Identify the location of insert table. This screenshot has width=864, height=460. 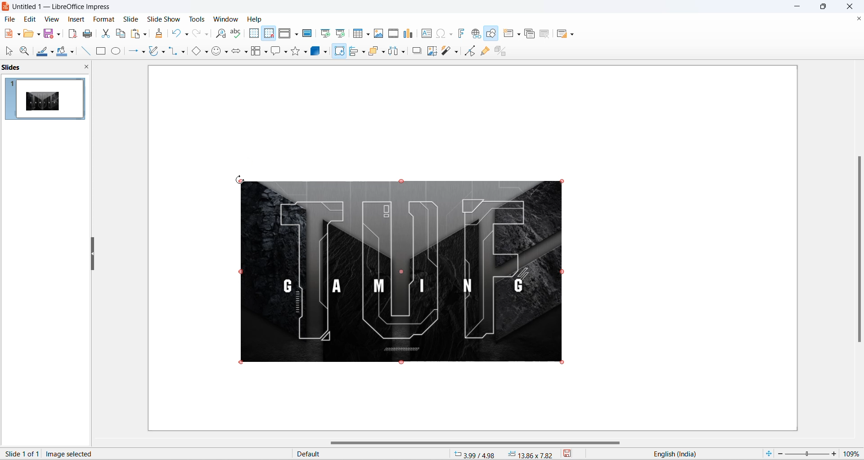
(358, 34).